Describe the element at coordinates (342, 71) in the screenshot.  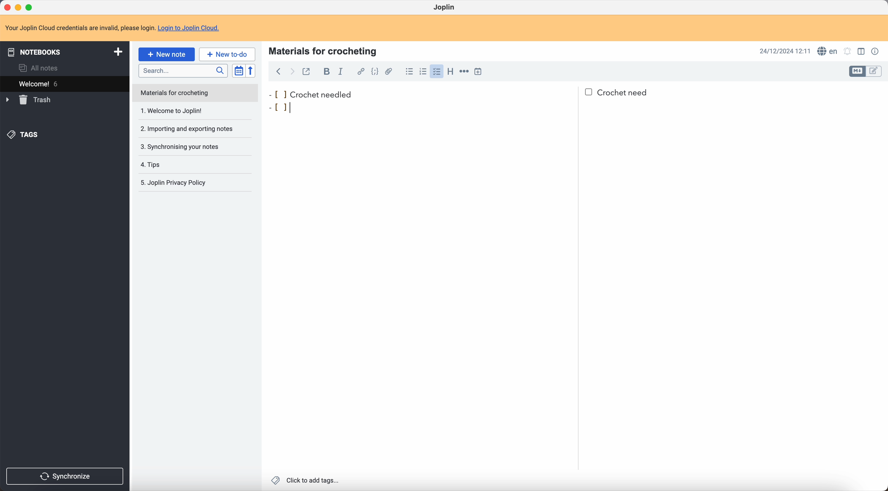
I see `italic` at that location.